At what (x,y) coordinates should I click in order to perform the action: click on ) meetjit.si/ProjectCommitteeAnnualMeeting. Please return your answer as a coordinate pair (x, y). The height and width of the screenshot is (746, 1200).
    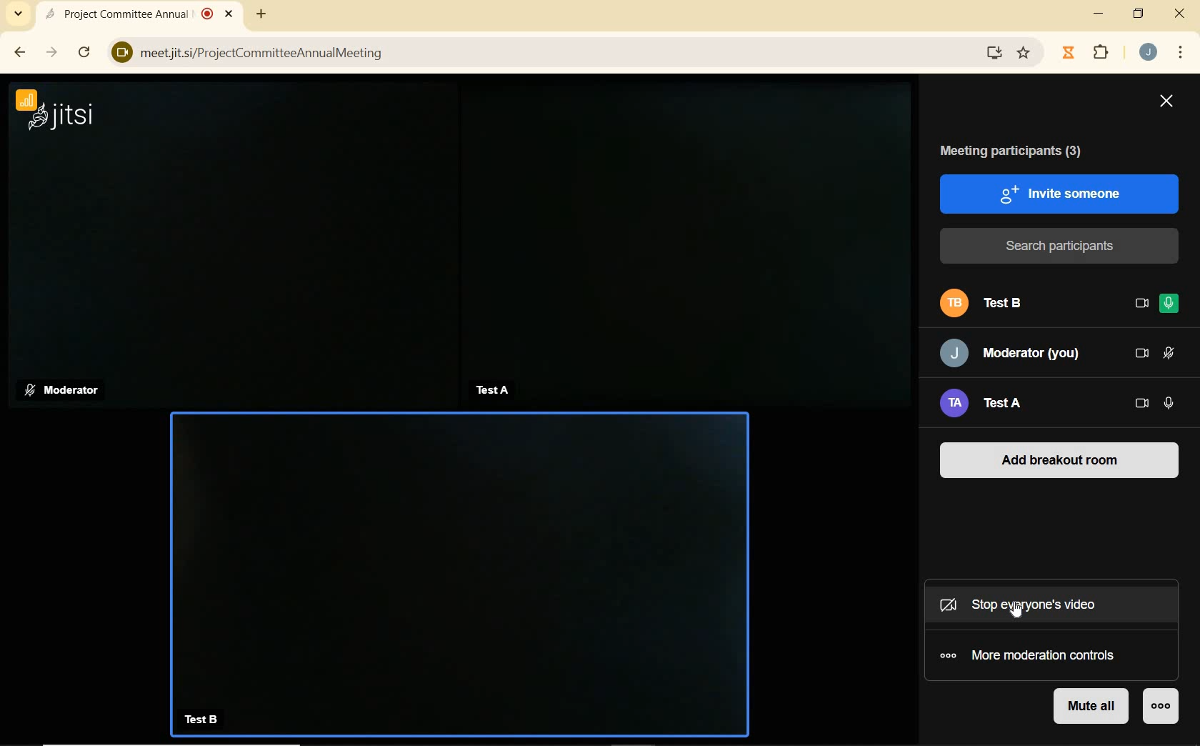
    Looking at the image, I should click on (546, 54).